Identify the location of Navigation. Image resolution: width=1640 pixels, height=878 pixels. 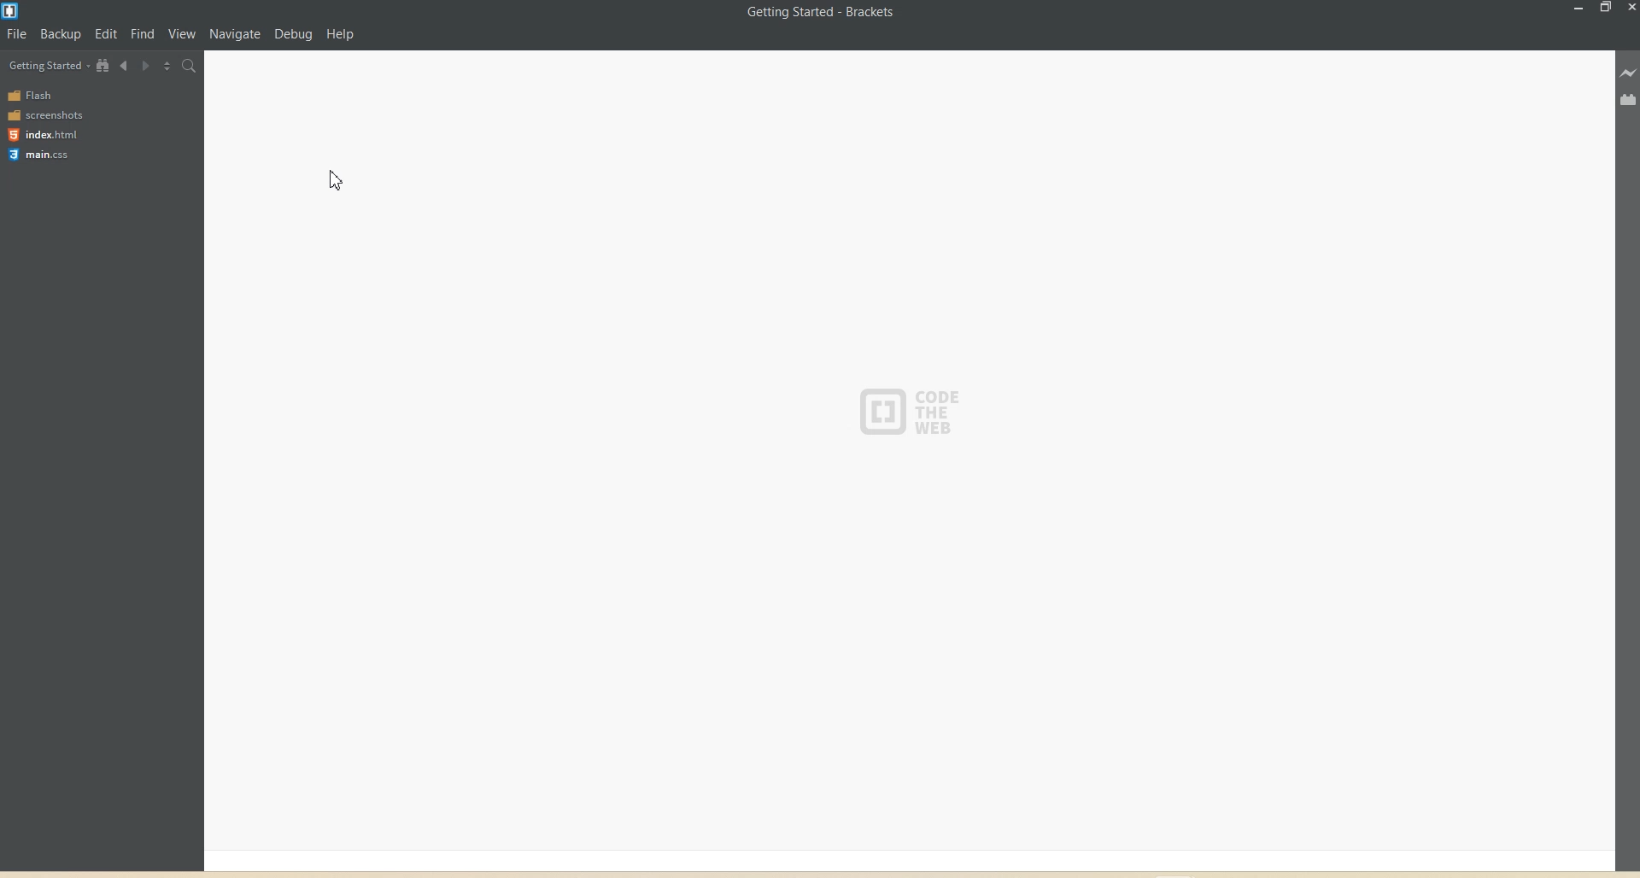
(238, 29).